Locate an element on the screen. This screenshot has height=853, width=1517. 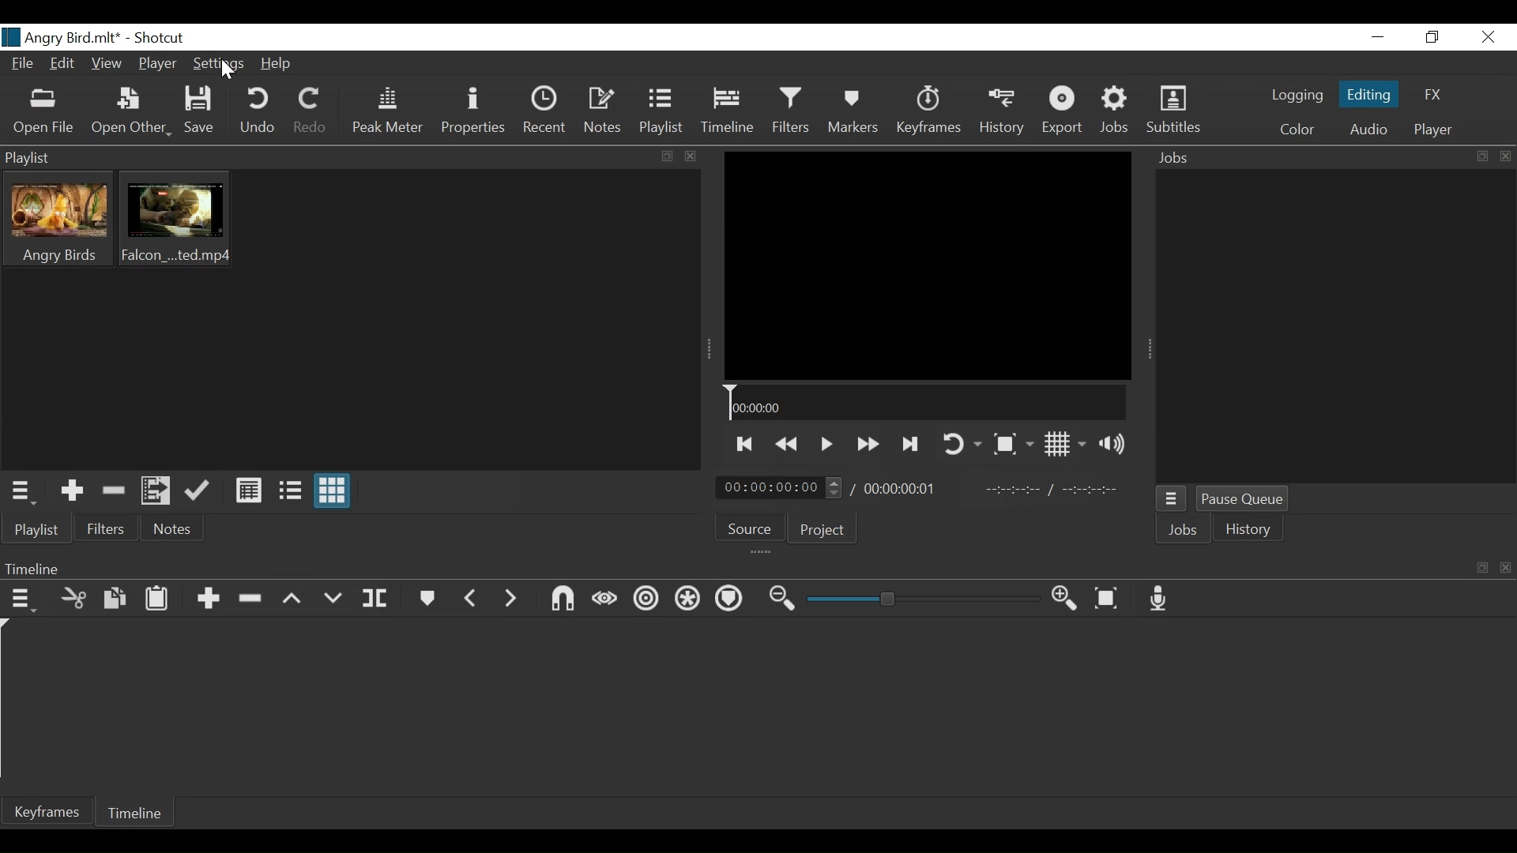
Remove cut is located at coordinates (111, 489).